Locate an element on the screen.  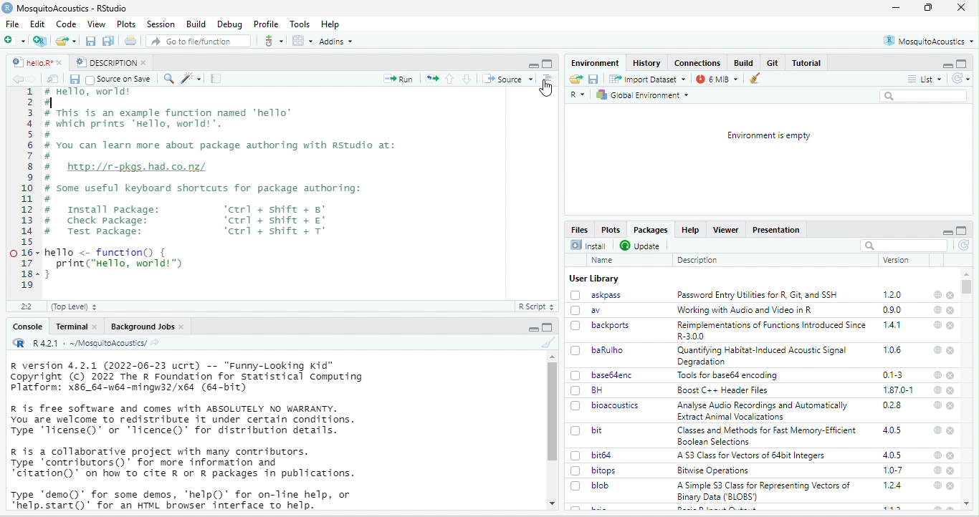
refresh is located at coordinates (964, 246).